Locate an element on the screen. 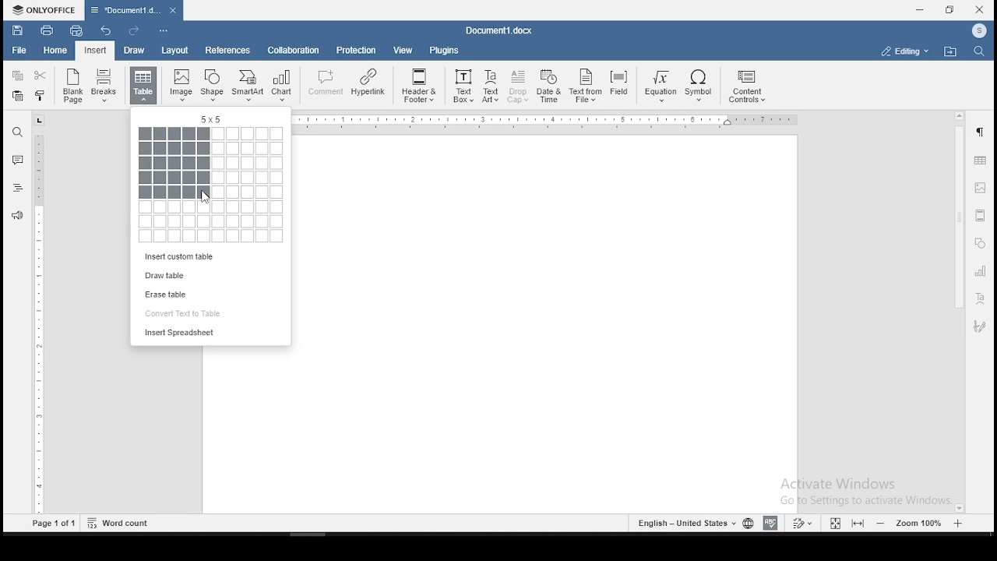 The height and width of the screenshot is (561, 997). Text From File is located at coordinates (585, 87).